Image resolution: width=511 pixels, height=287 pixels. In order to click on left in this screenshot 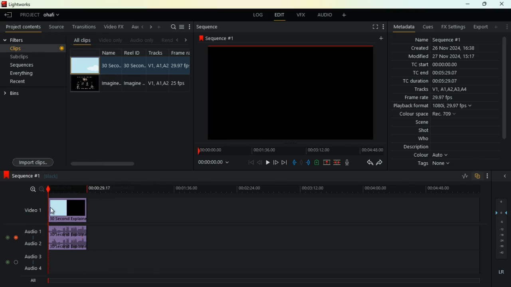, I will do `click(178, 40)`.